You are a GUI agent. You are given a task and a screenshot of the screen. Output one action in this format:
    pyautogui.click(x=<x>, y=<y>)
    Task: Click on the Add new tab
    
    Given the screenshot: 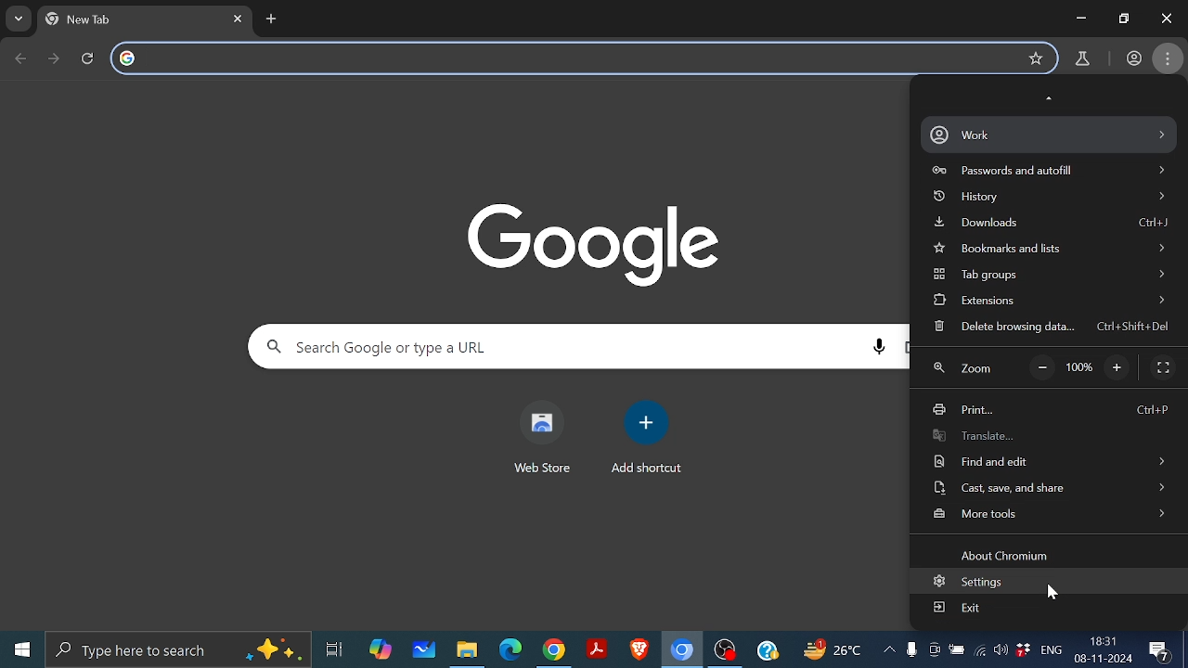 What is the action you would take?
    pyautogui.click(x=272, y=19)
    